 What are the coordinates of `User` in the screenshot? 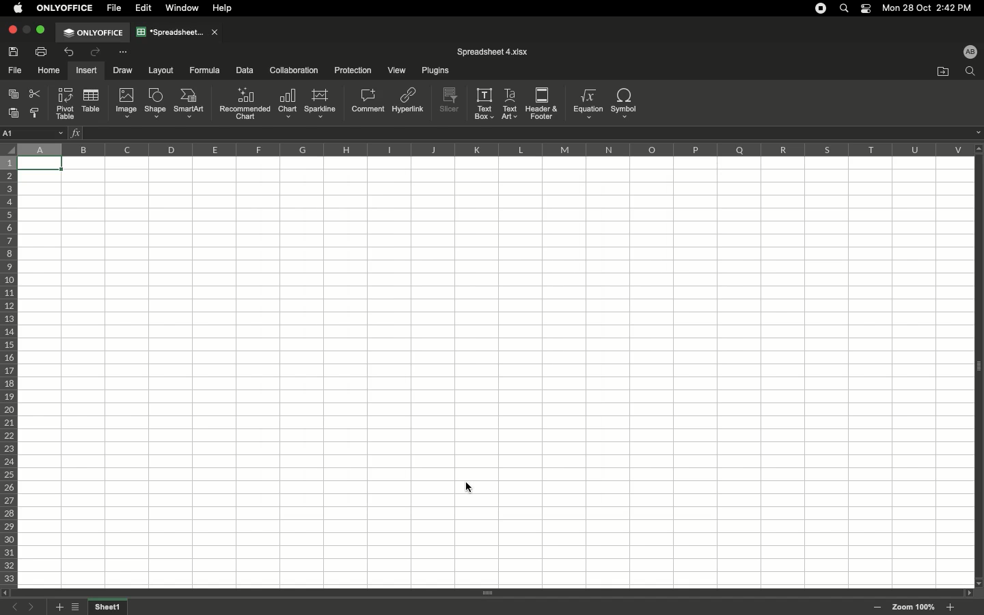 It's located at (970, 51).